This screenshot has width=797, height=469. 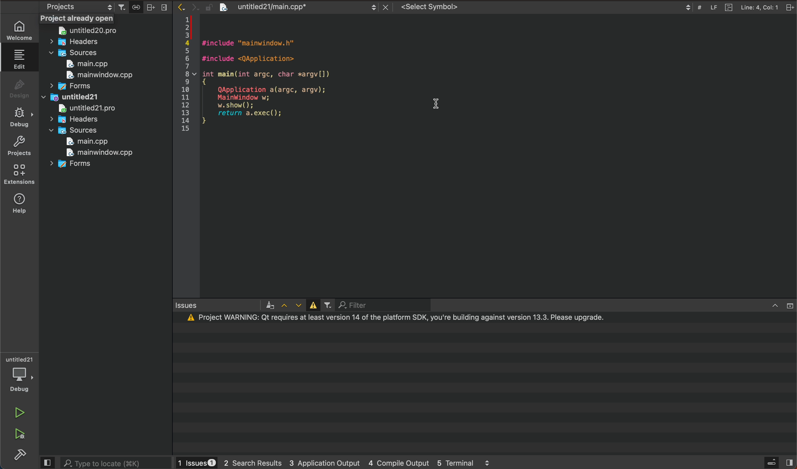 What do you see at coordinates (103, 19) in the screenshot?
I see `files and folders` at bounding box center [103, 19].